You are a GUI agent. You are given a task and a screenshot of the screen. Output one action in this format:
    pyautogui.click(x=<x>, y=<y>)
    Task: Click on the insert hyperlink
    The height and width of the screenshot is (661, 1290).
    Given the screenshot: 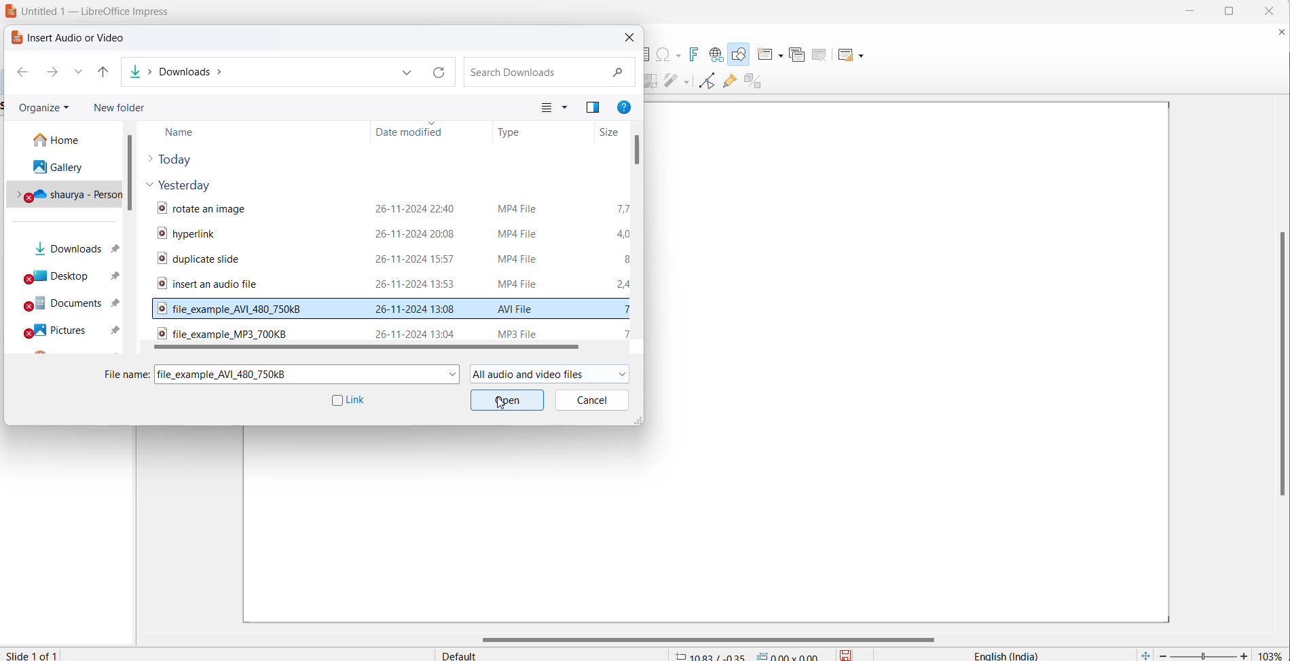 What is the action you would take?
    pyautogui.click(x=718, y=55)
    